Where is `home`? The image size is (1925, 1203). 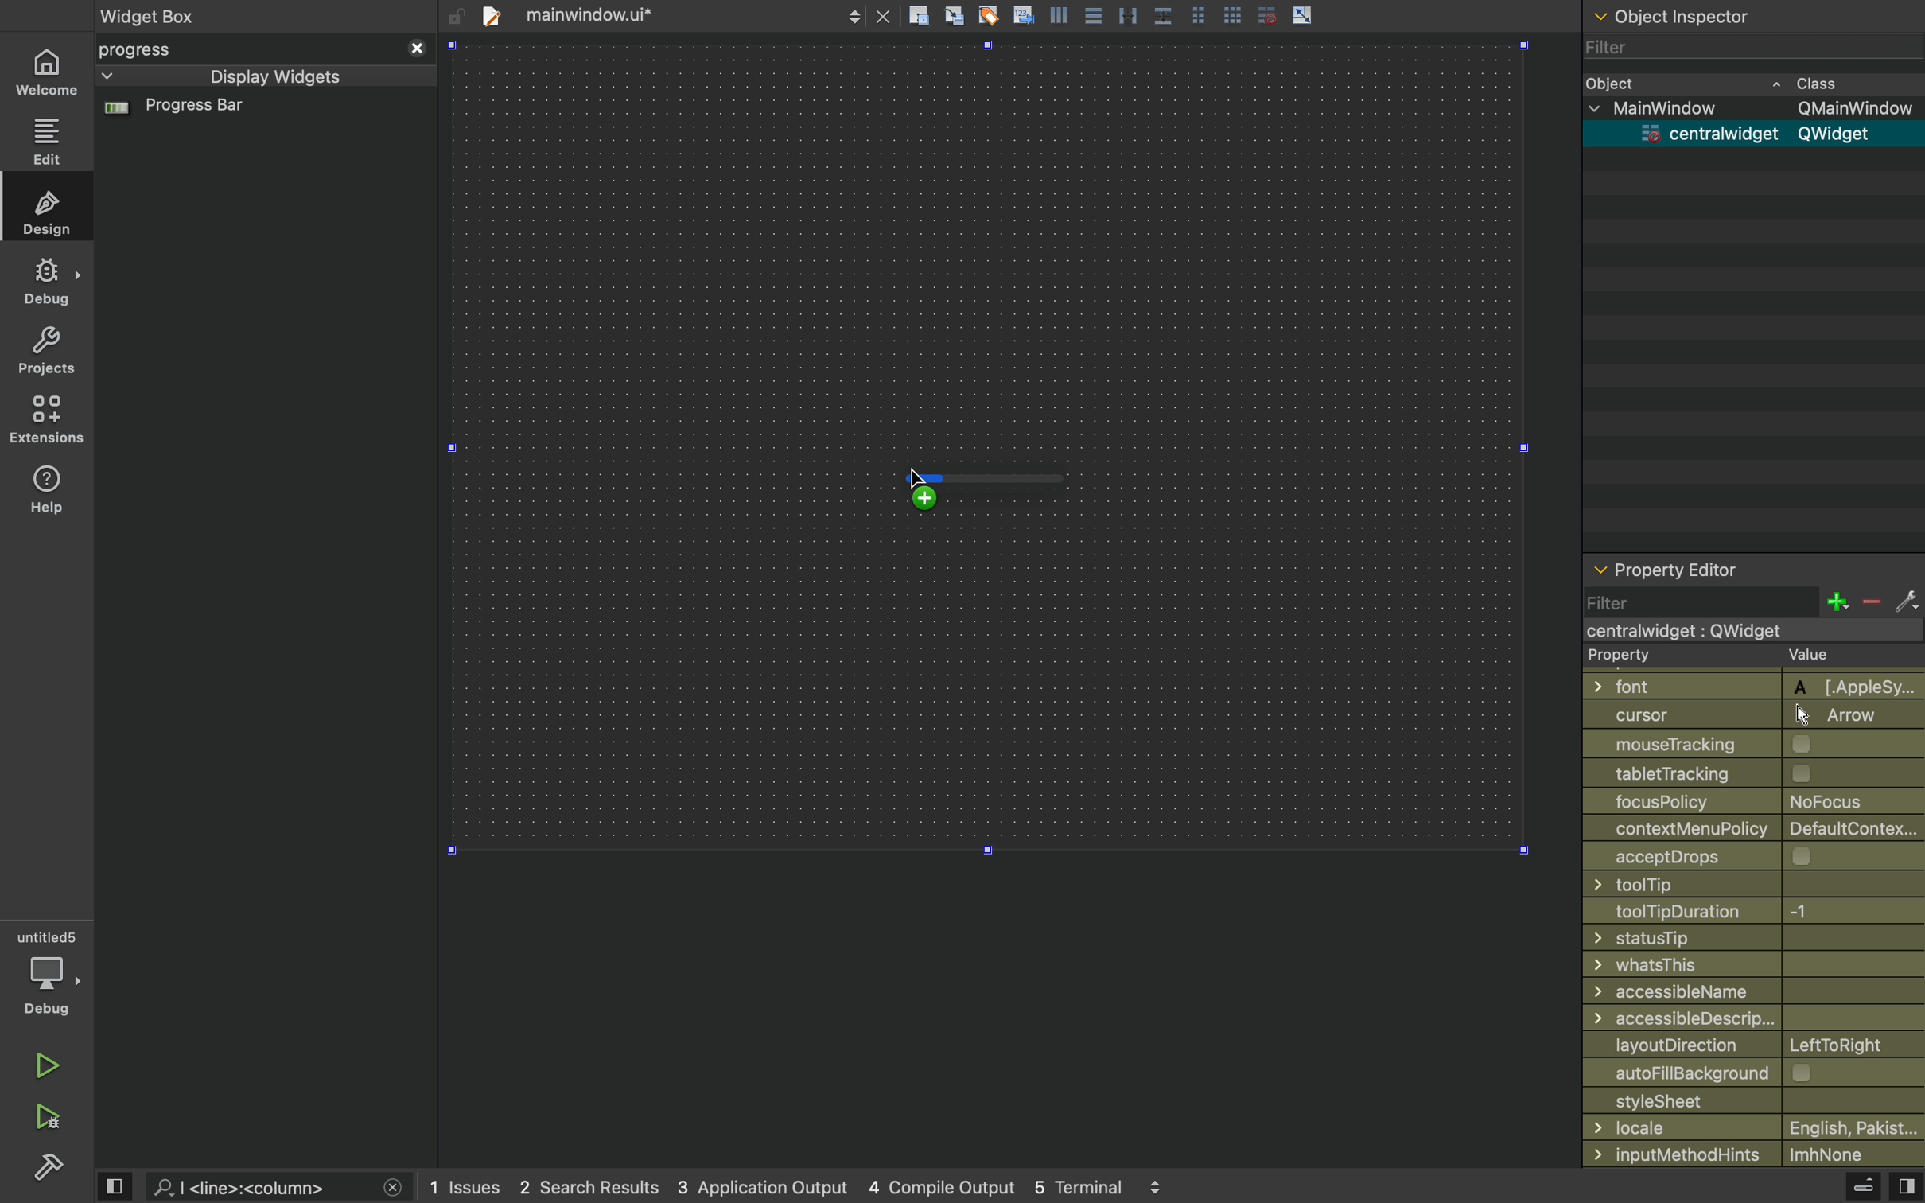
home is located at coordinates (46, 74).